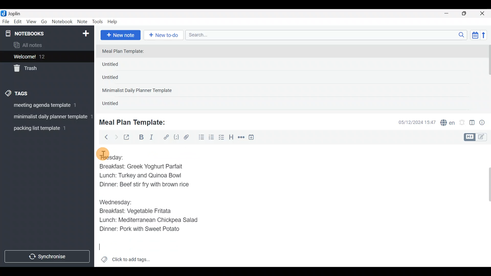 This screenshot has height=276, width=491. What do you see at coordinates (143, 186) in the screenshot?
I see `Dinner: Beef stir fry with brown rice` at bounding box center [143, 186].